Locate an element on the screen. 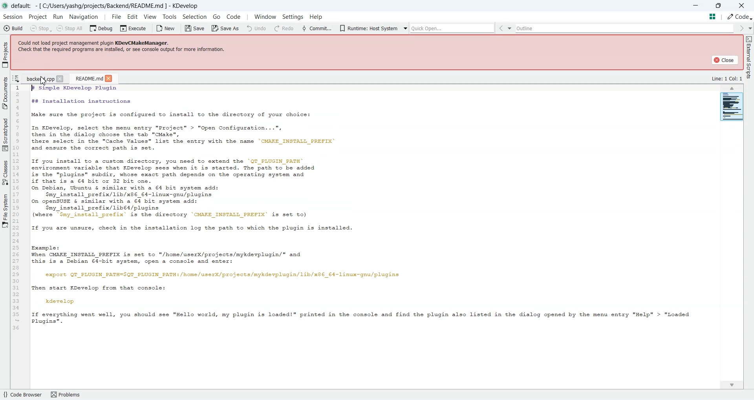  Text is located at coordinates (727, 78).